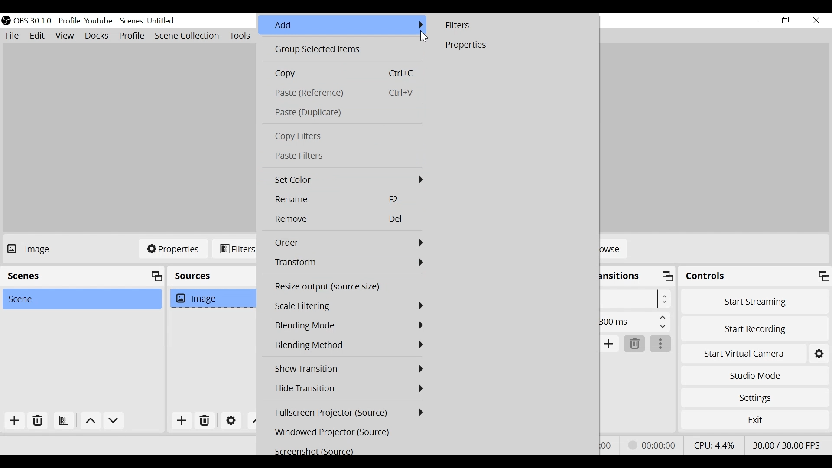  I want to click on Docks, so click(97, 36).